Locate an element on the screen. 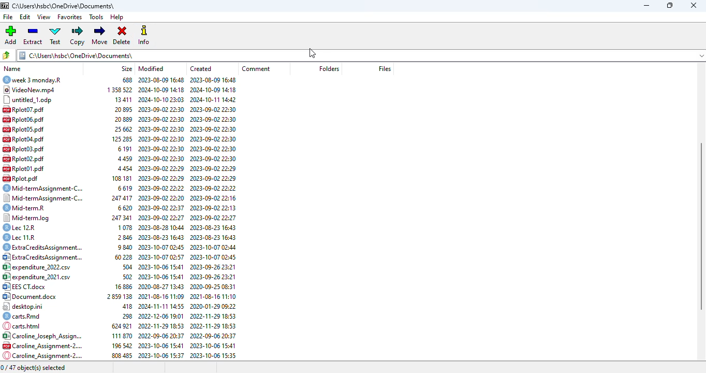  modified is located at coordinates (151, 68).